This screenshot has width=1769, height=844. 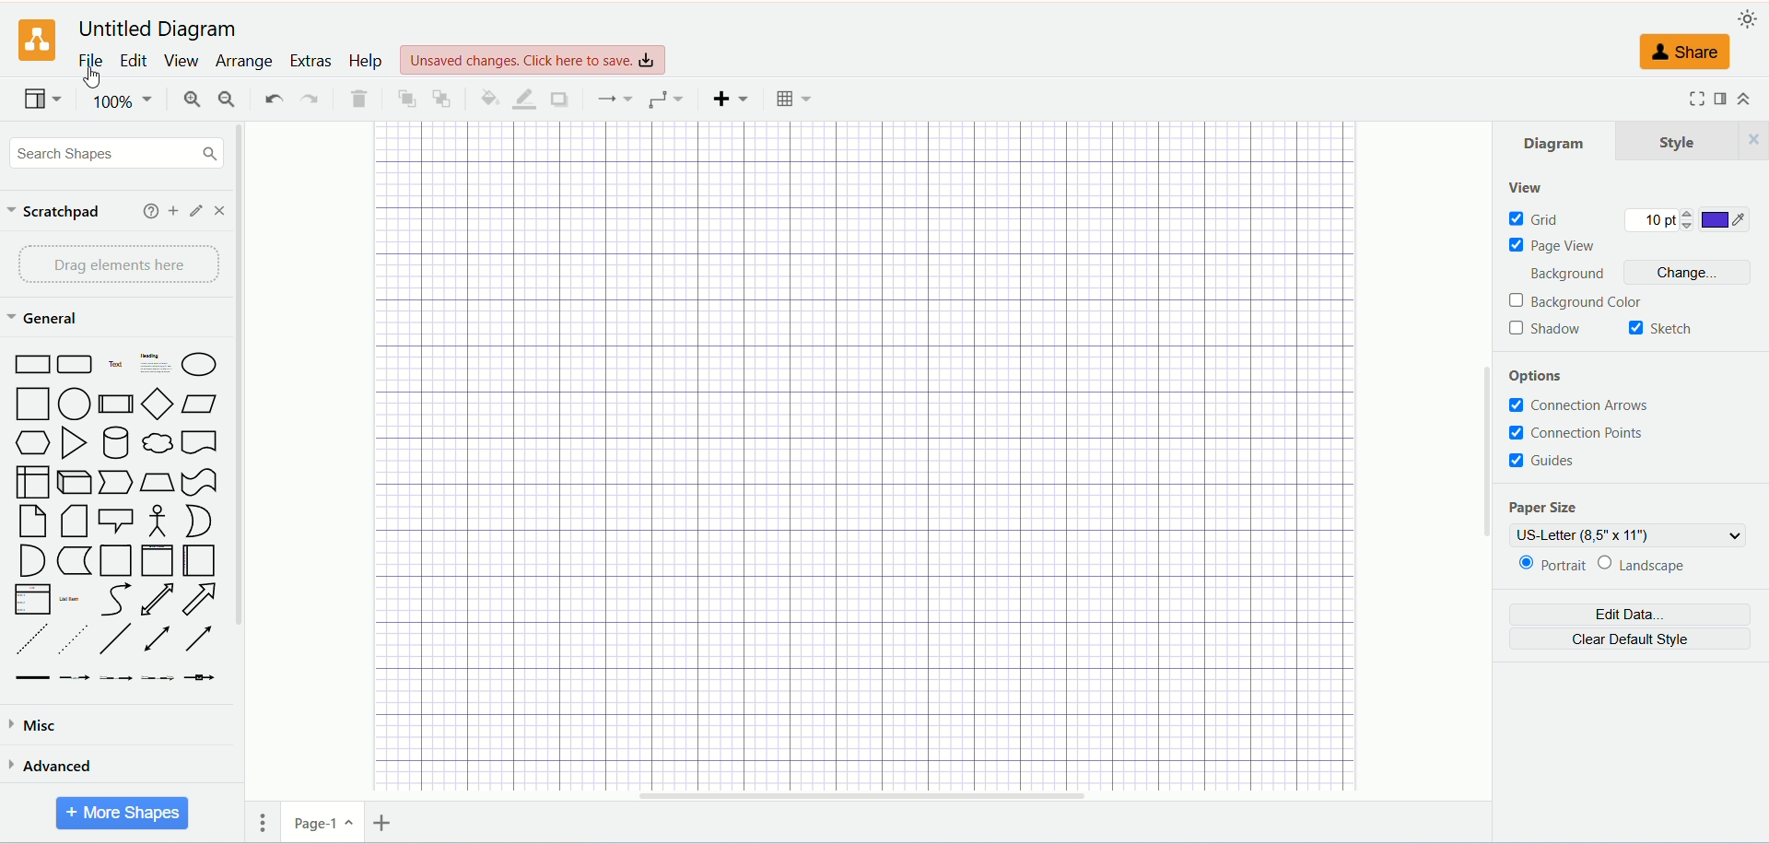 I want to click on List Item, so click(x=68, y=597).